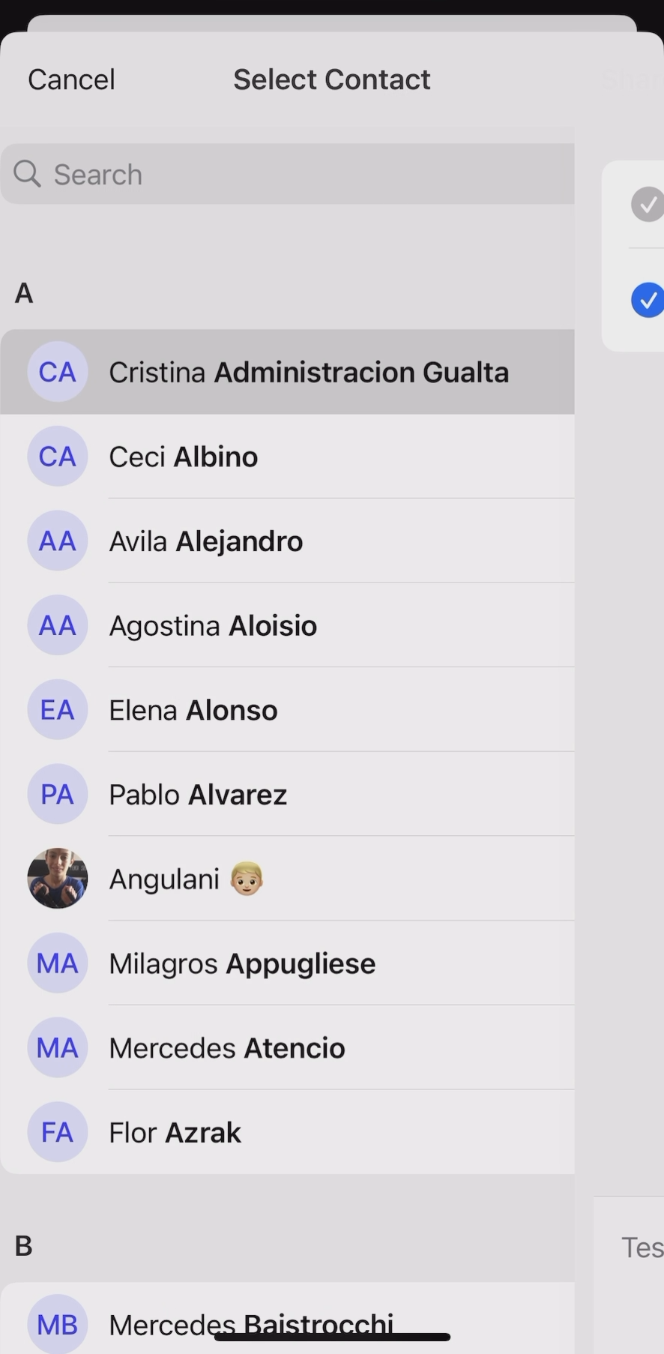  Describe the element at coordinates (647, 247) in the screenshot. I see `check` at that location.